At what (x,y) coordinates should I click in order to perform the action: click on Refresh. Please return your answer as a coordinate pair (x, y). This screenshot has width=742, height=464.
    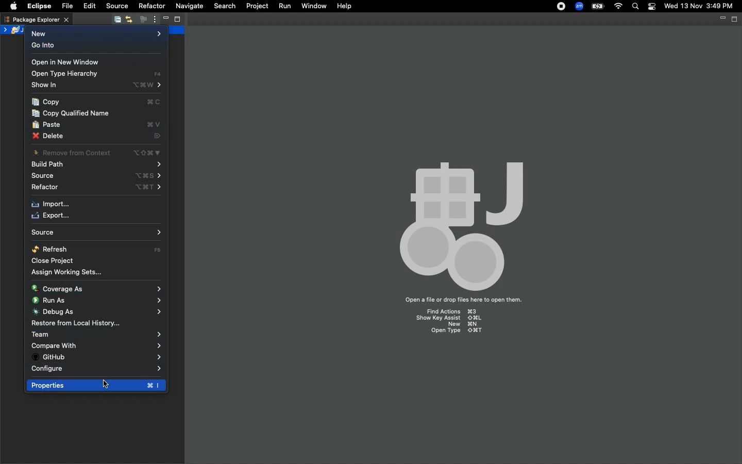
    Looking at the image, I should click on (97, 248).